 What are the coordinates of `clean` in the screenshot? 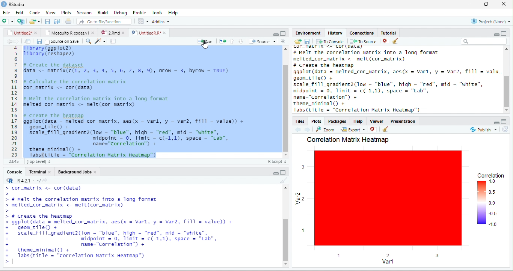 It's located at (400, 42).